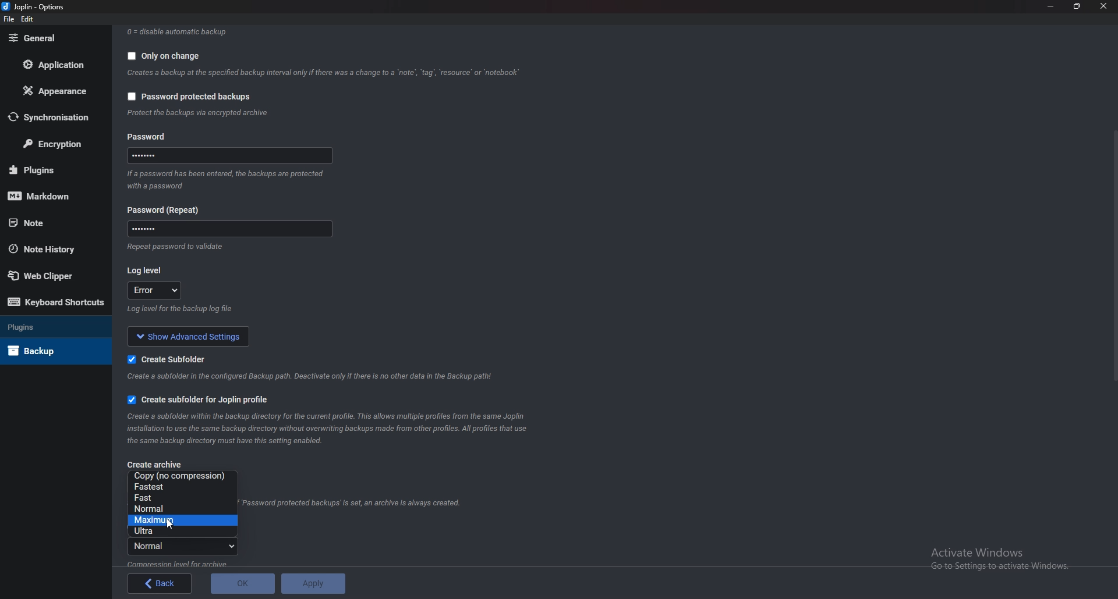 The height and width of the screenshot is (599, 1118). I want to click on No compression, so click(183, 476).